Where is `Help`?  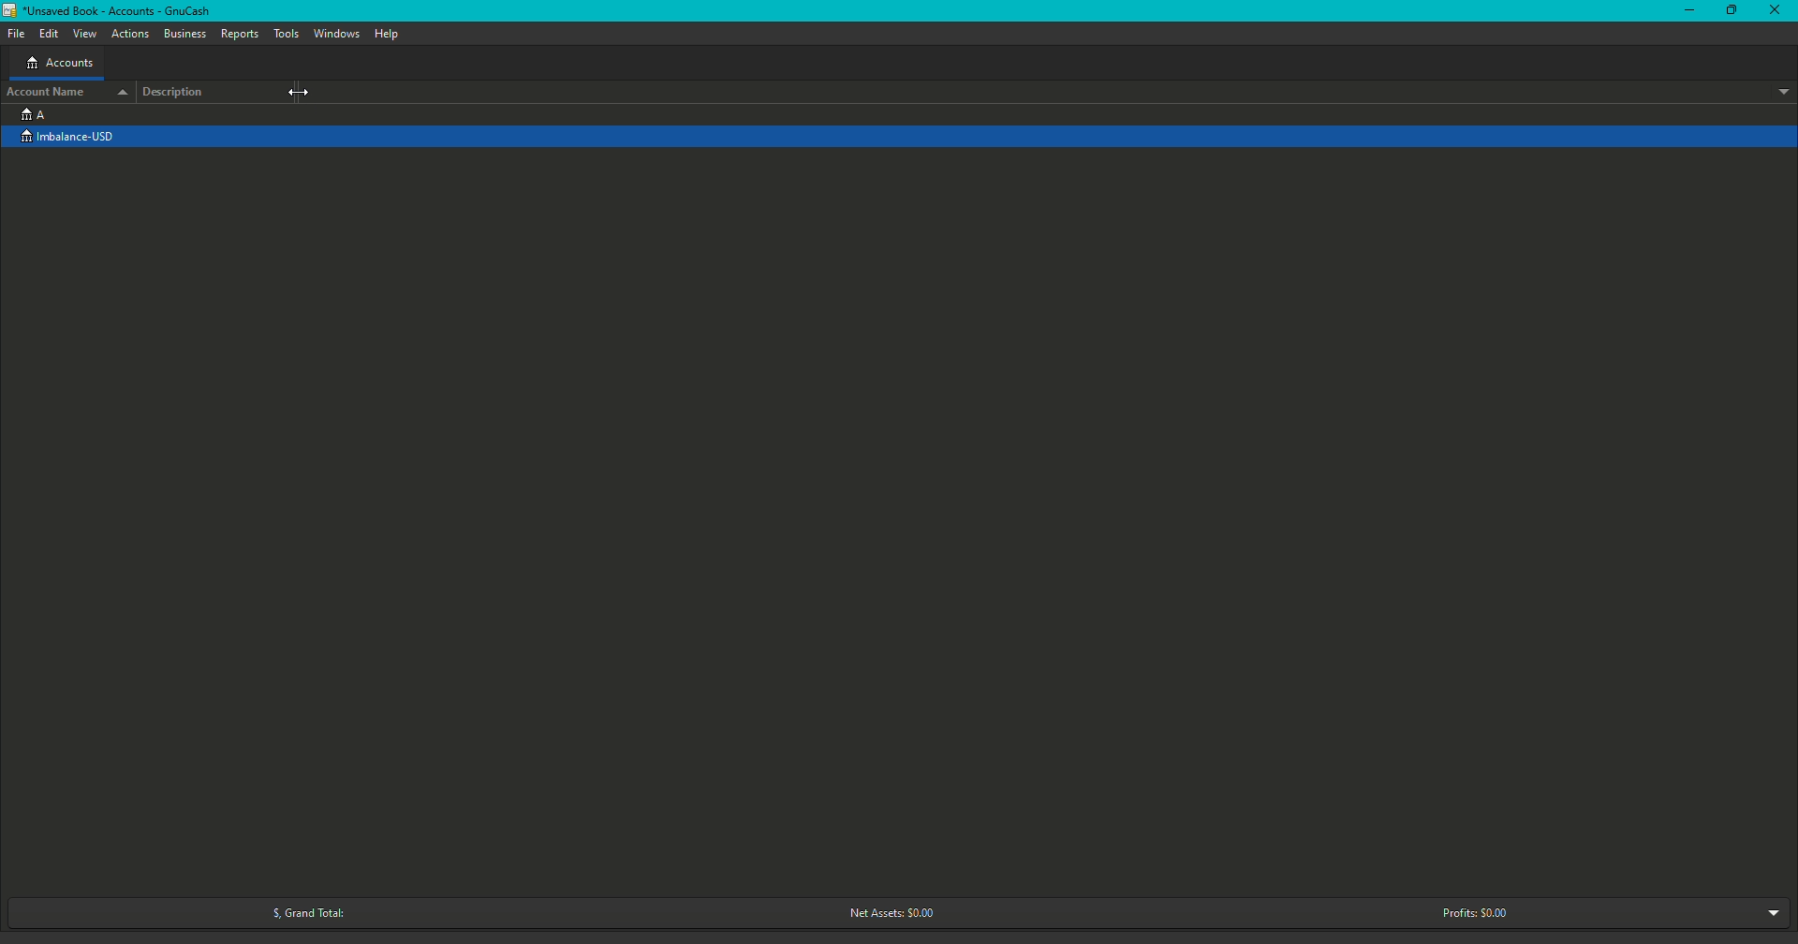 Help is located at coordinates (386, 34).